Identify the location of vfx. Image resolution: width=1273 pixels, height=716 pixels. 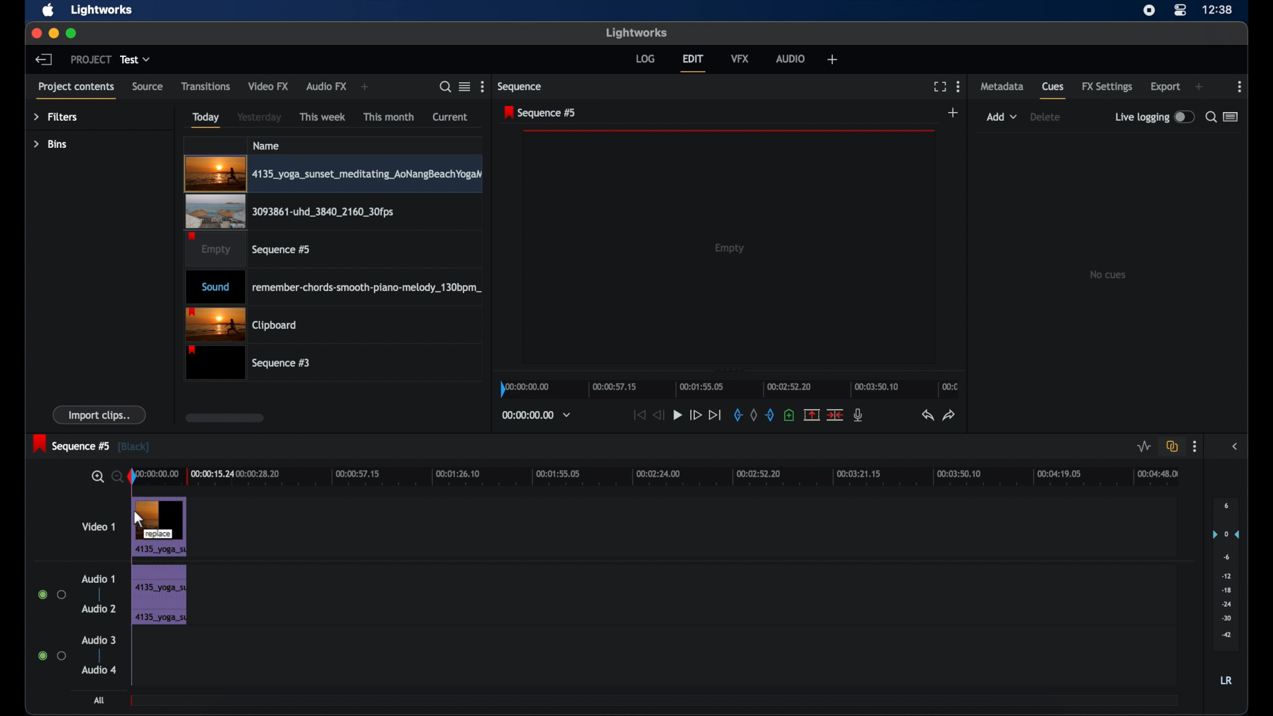
(739, 58).